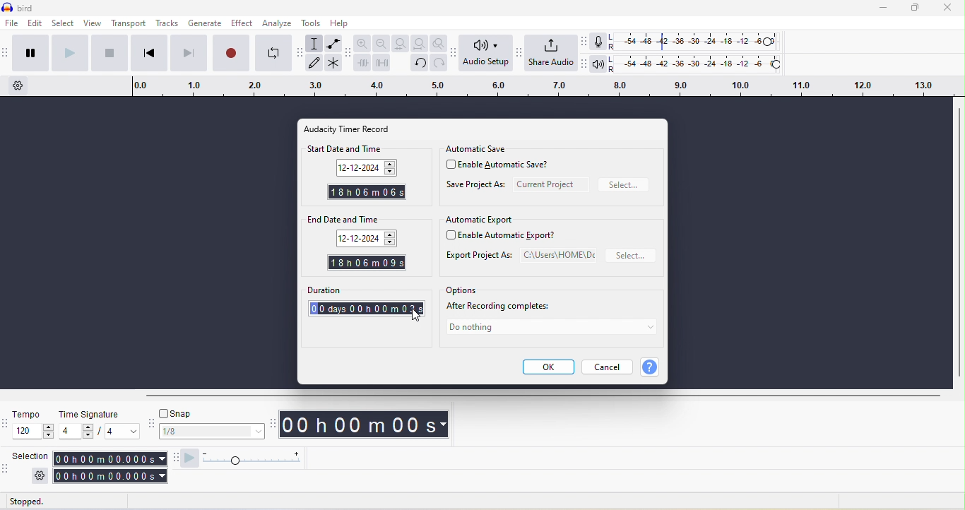  What do you see at coordinates (598, 66) in the screenshot?
I see `playback meter` at bounding box center [598, 66].